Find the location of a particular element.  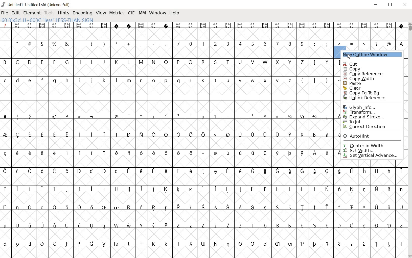

empty cells is located at coordinates (171, 89).